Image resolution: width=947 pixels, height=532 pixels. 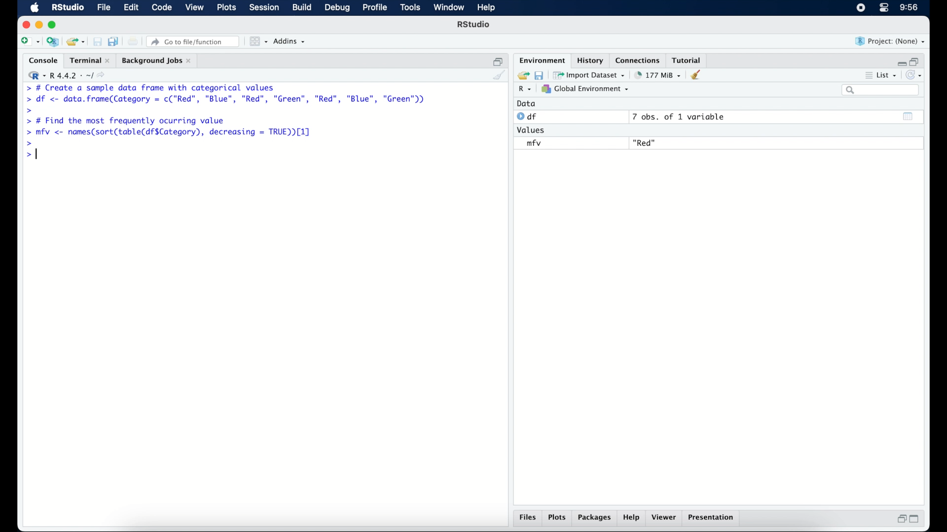 I want to click on connections, so click(x=639, y=60).